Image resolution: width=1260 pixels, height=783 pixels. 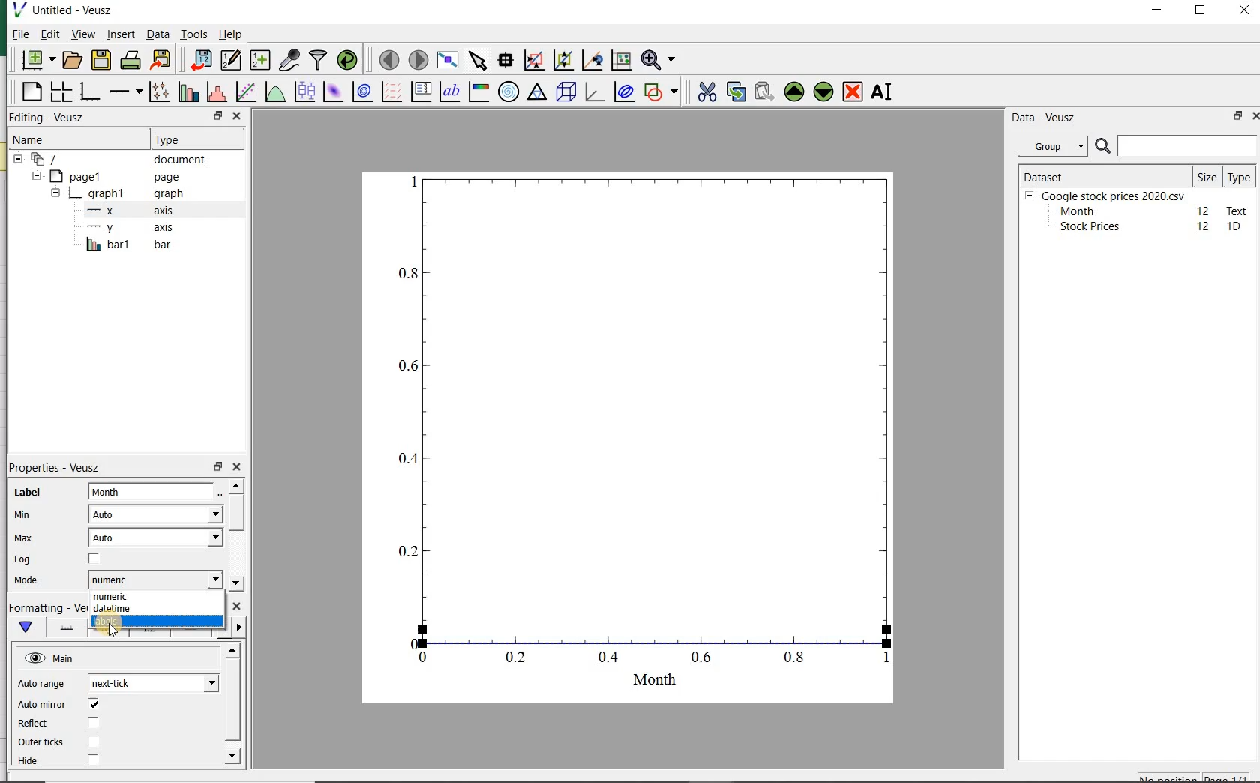 What do you see at coordinates (1108, 195) in the screenshot?
I see `Google stock prices 2020.csv` at bounding box center [1108, 195].